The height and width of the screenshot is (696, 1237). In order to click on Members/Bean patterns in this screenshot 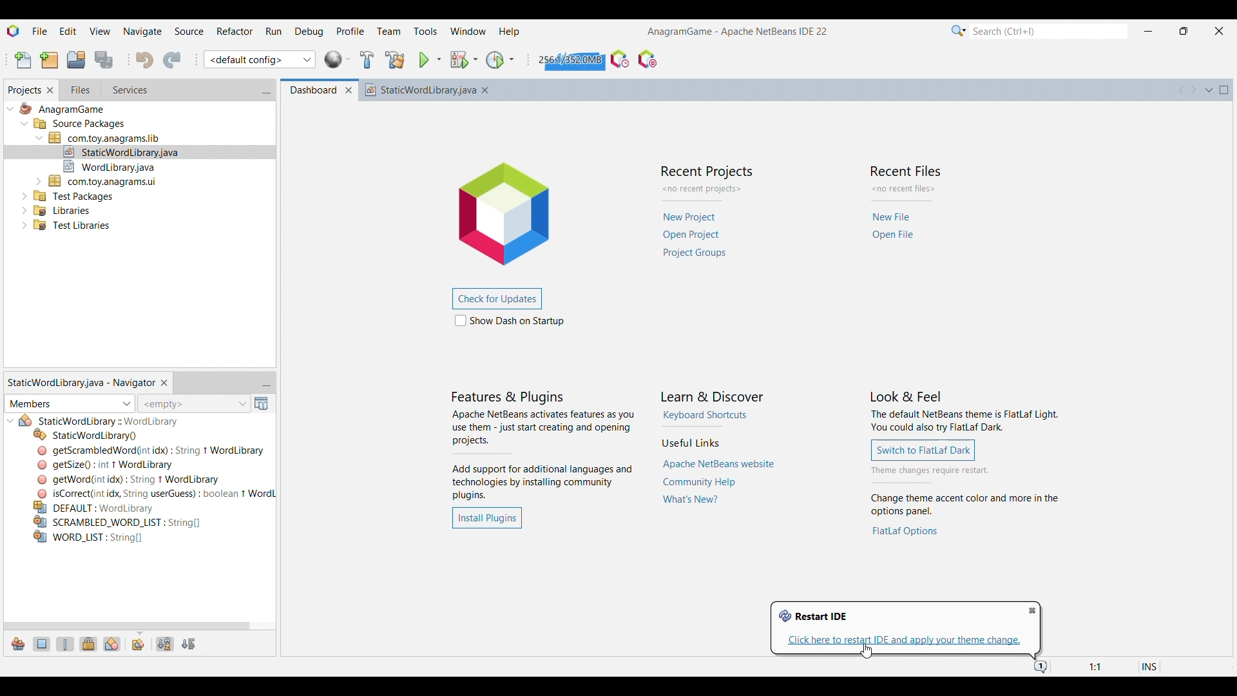, I will do `click(70, 404)`.